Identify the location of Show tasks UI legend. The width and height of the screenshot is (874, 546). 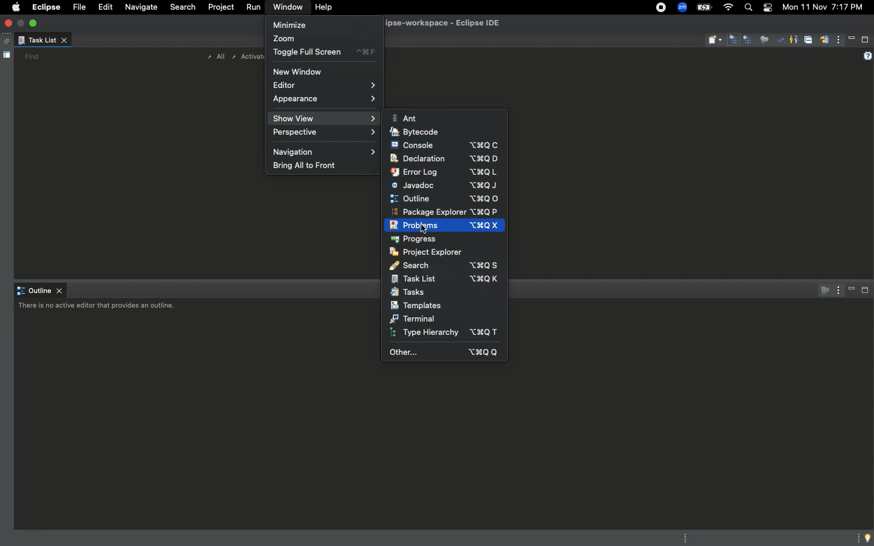
(866, 56).